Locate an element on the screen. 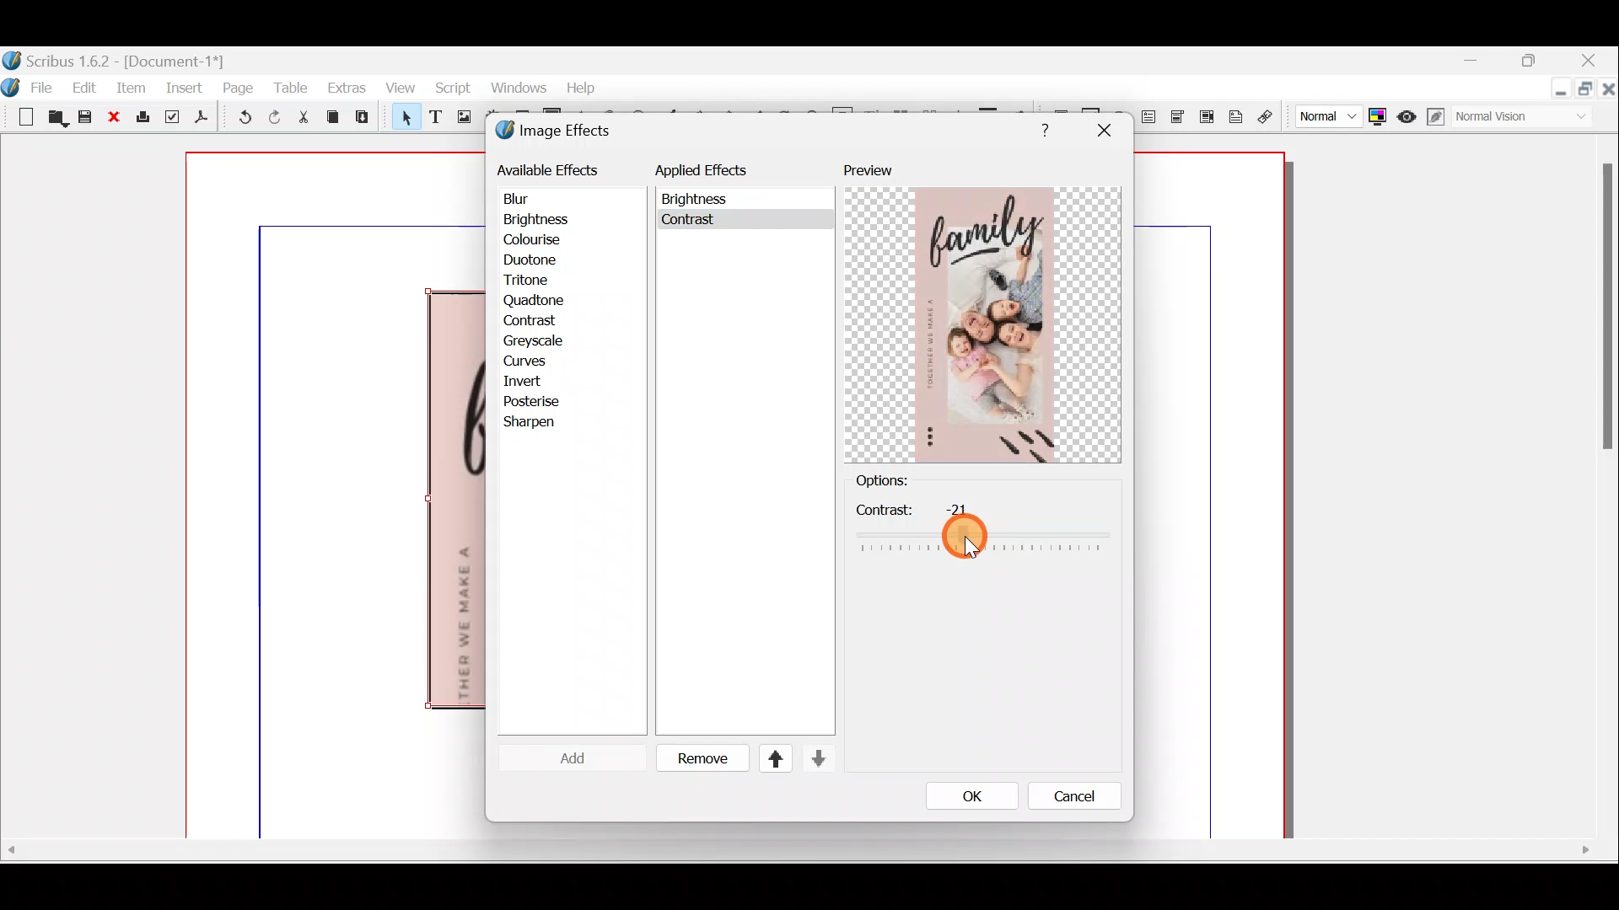   is located at coordinates (1604, 314).